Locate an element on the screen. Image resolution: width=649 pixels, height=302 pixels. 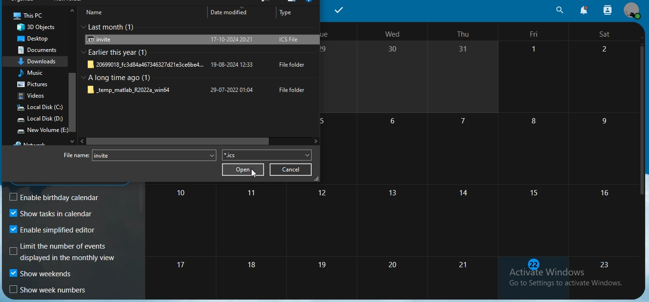
documents is located at coordinates (42, 50).